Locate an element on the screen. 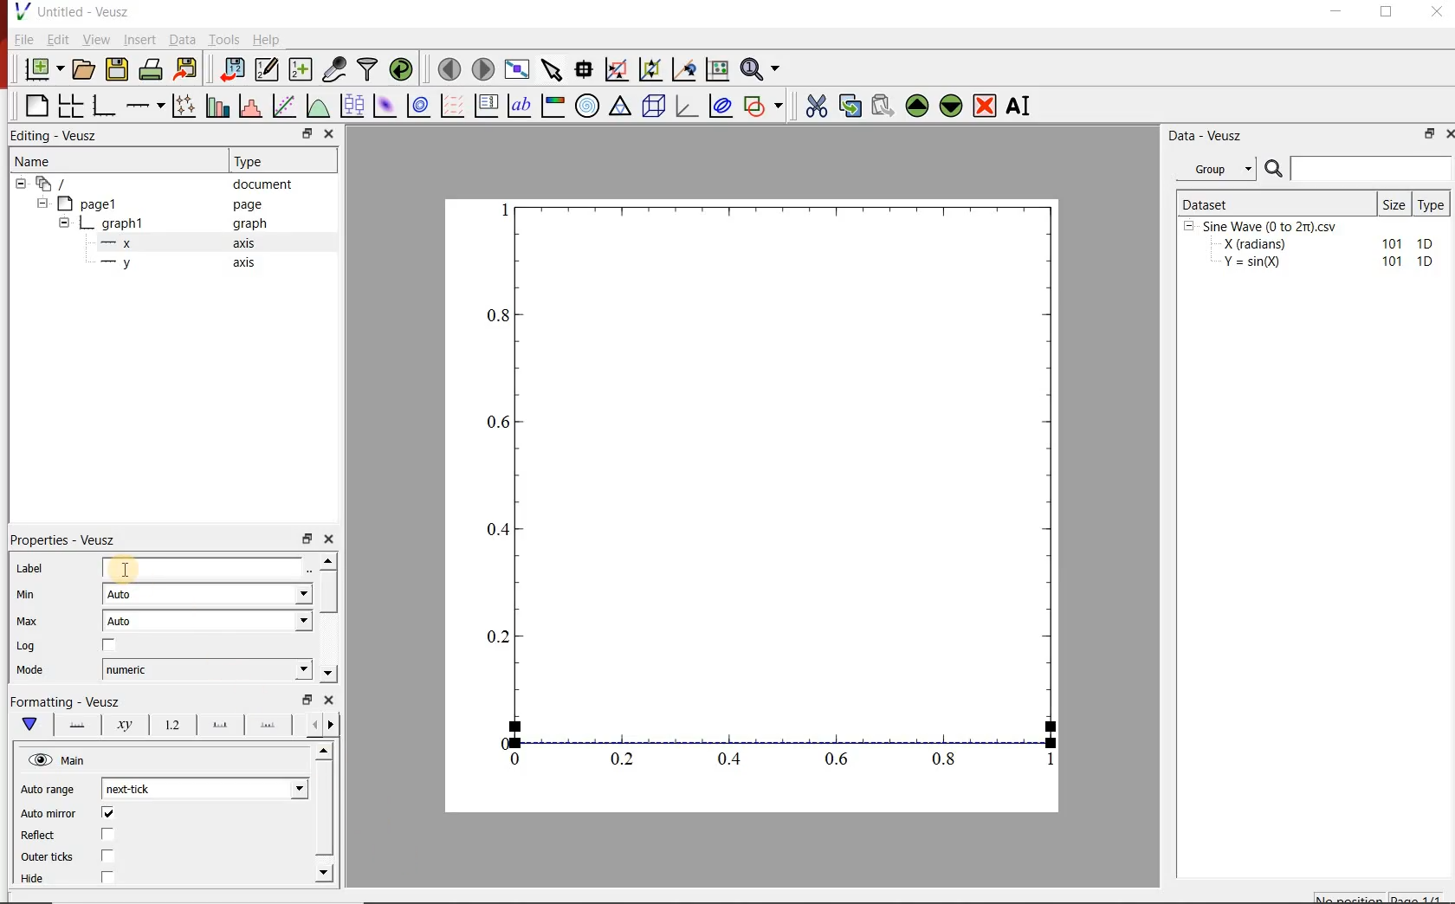  export to graphics is located at coordinates (188, 68).